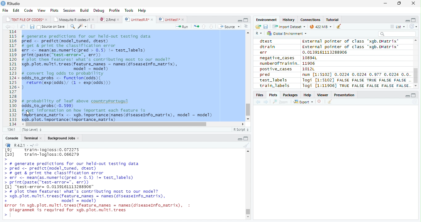 This screenshot has height=222, width=421. What do you see at coordinates (63, 138) in the screenshot?
I see `Background Jobs` at bounding box center [63, 138].